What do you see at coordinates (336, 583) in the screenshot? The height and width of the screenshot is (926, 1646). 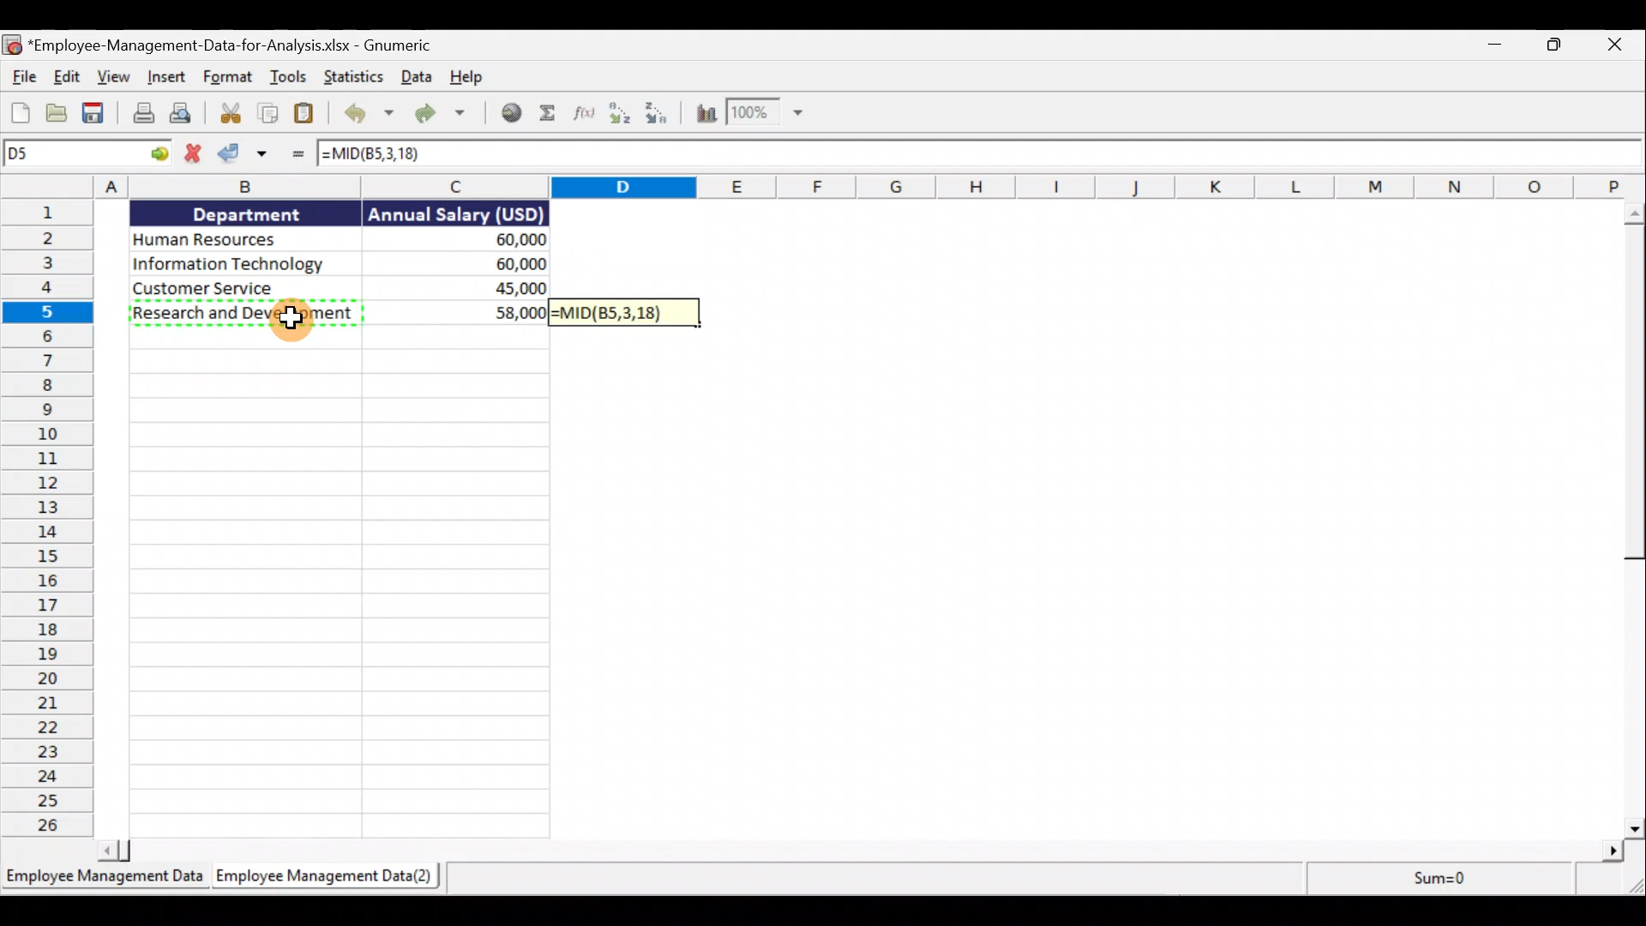 I see `Cells` at bounding box center [336, 583].